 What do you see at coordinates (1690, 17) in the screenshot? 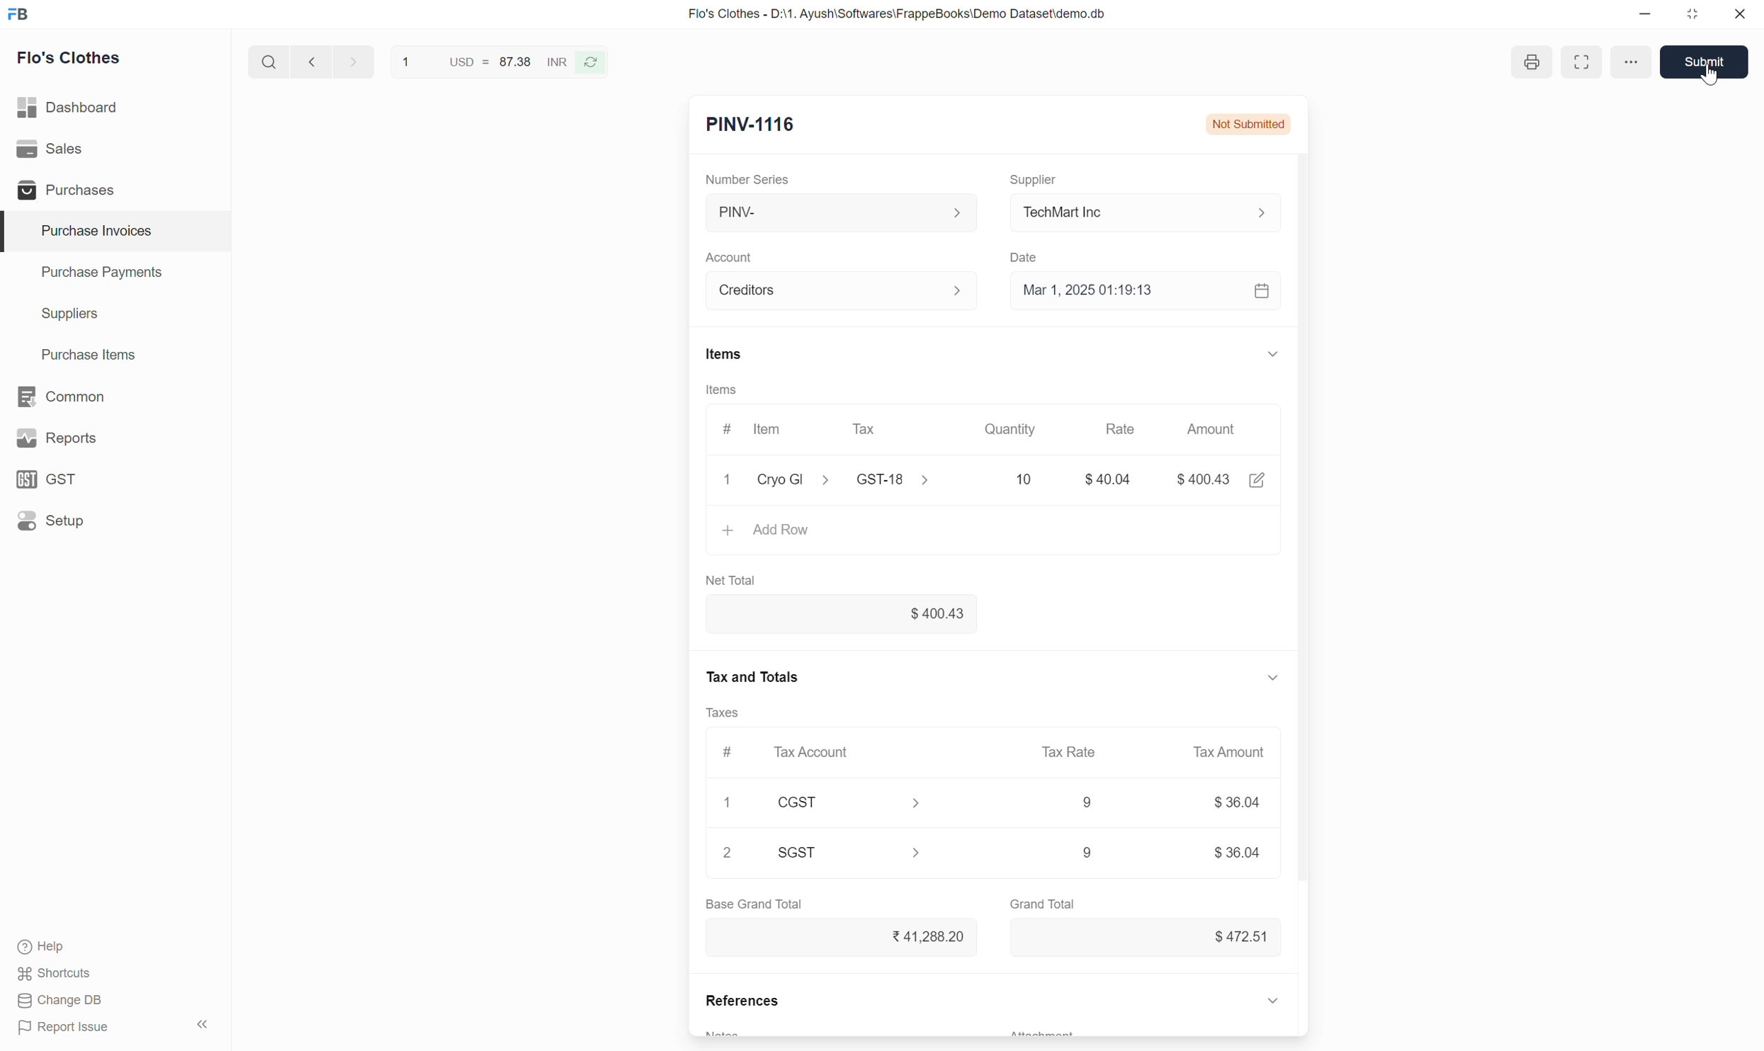
I see `restore down` at bounding box center [1690, 17].